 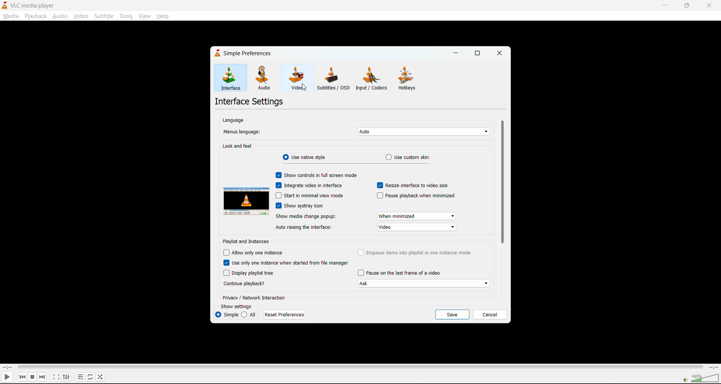 What do you see at coordinates (366, 216) in the screenshot?
I see `show media change popup` at bounding box center [366, 216].